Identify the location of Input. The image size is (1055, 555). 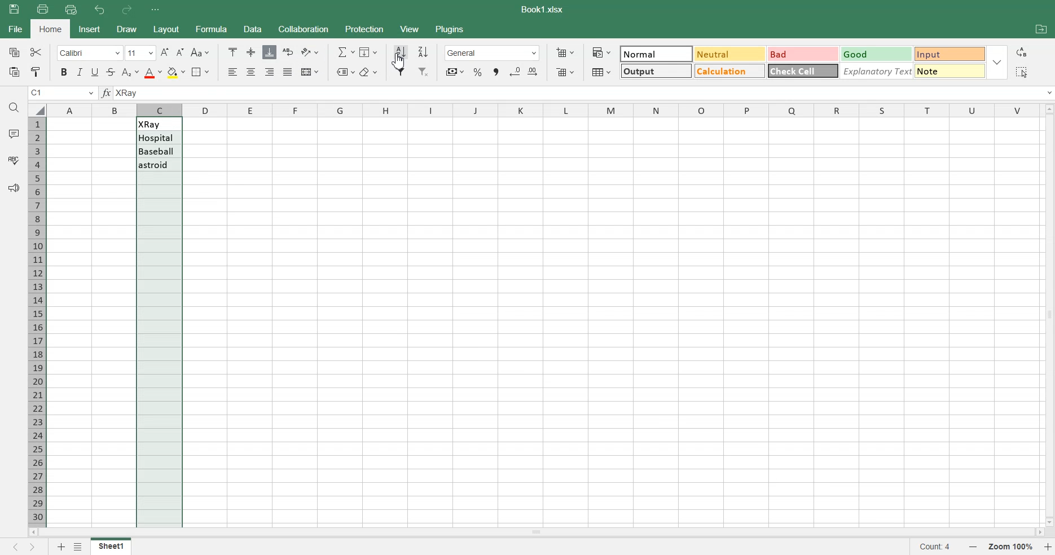
(948, 52).